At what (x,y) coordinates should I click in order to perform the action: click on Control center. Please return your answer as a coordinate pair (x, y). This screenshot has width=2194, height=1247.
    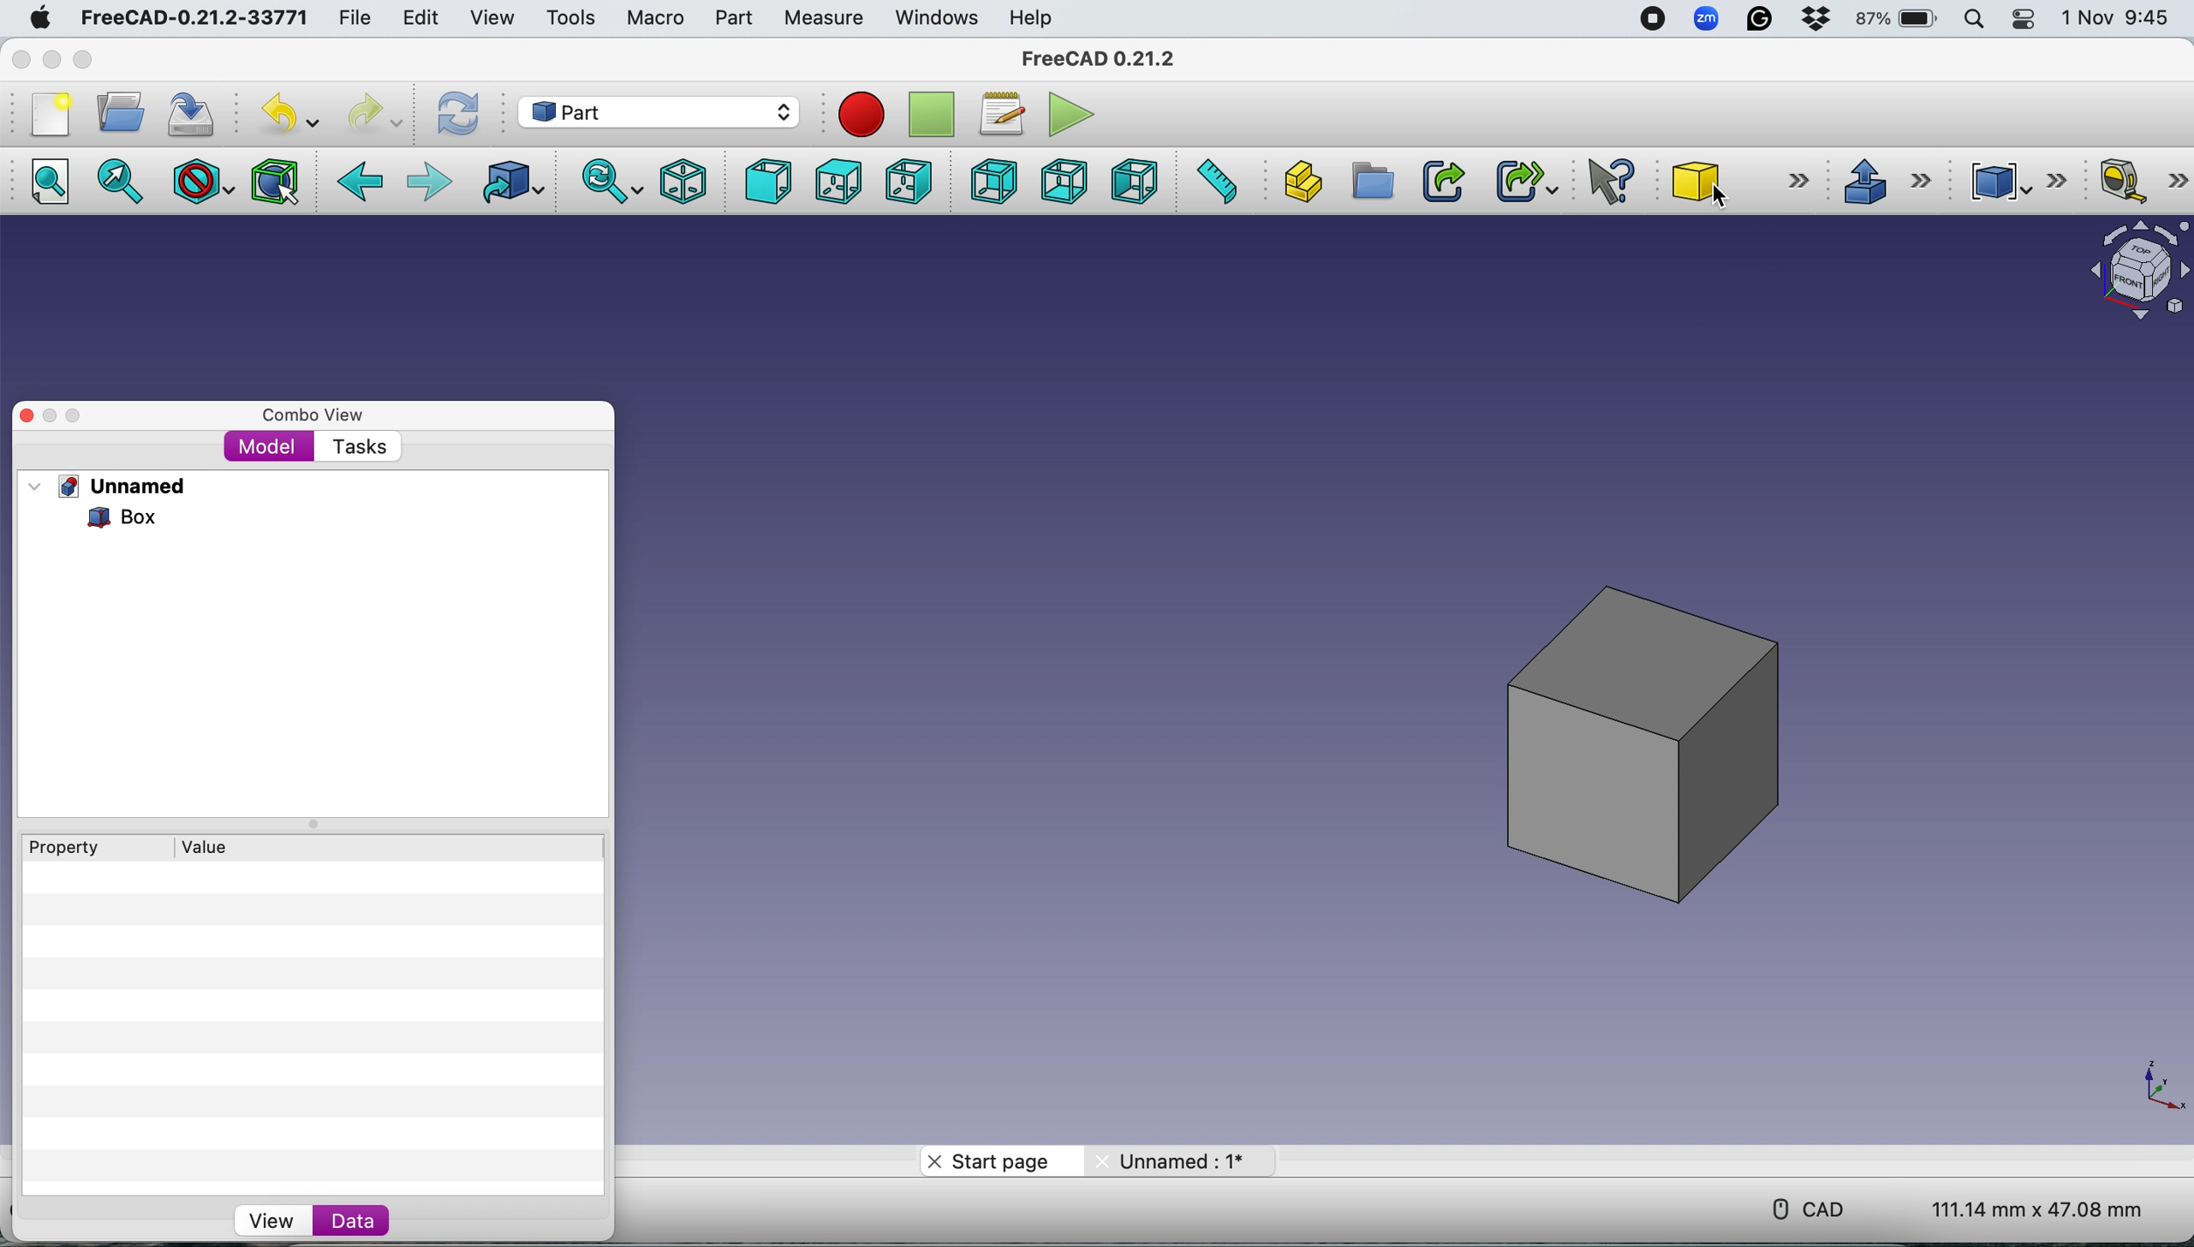
    Looking at the image, I should click on (2026, 20).